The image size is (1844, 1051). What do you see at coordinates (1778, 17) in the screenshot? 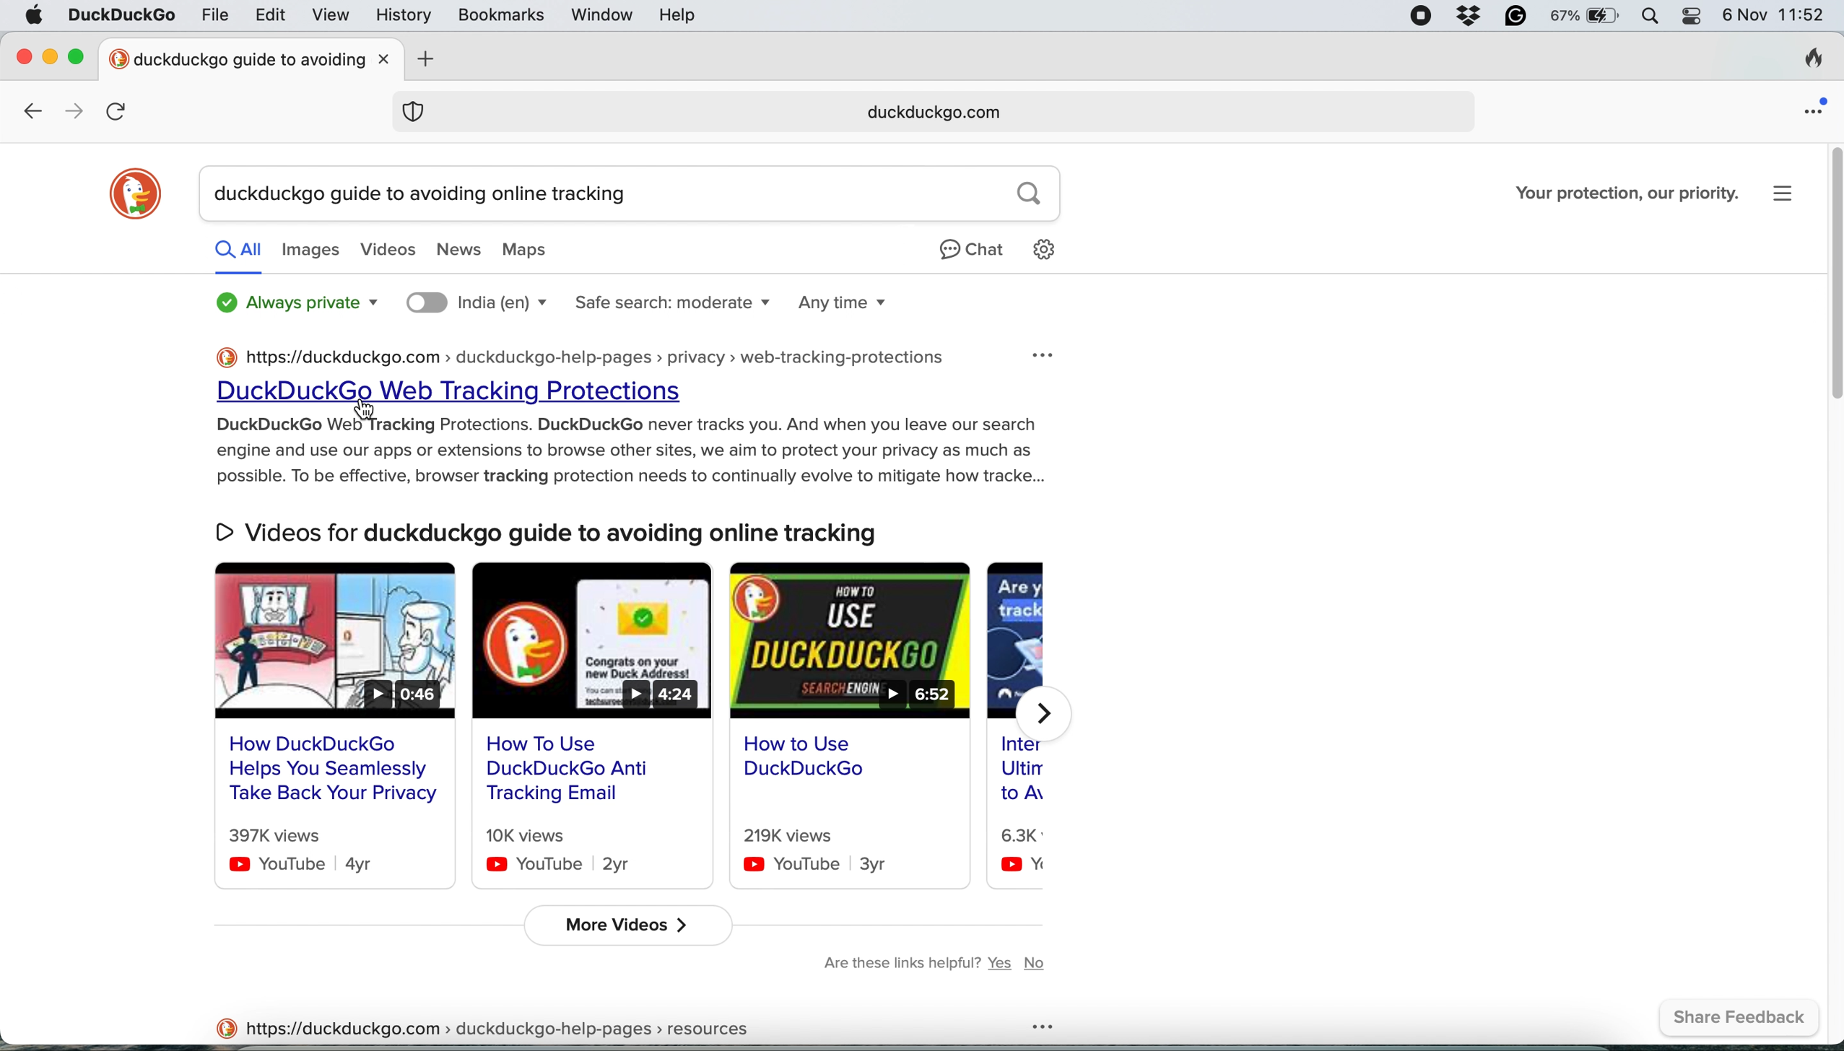
I see `6 Nov 11:52` at bounding box center [1778, 17].